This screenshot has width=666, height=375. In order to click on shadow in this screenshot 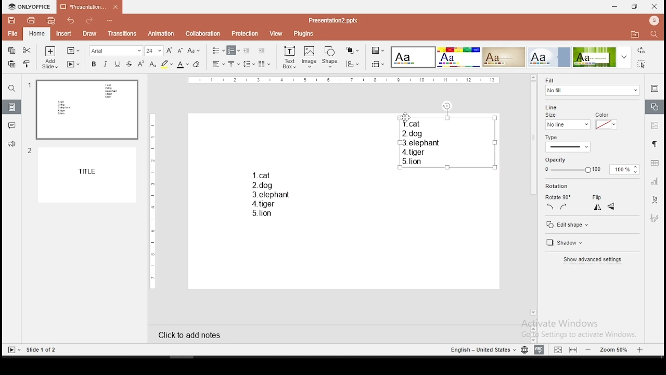, I will do `click(571, 243)`.